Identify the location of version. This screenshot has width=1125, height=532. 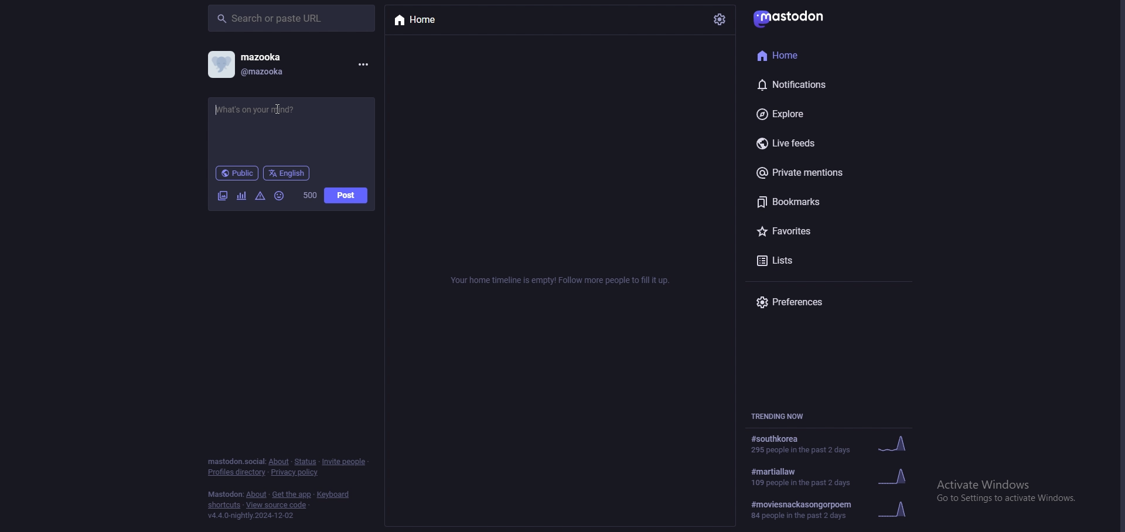
(253, 515).